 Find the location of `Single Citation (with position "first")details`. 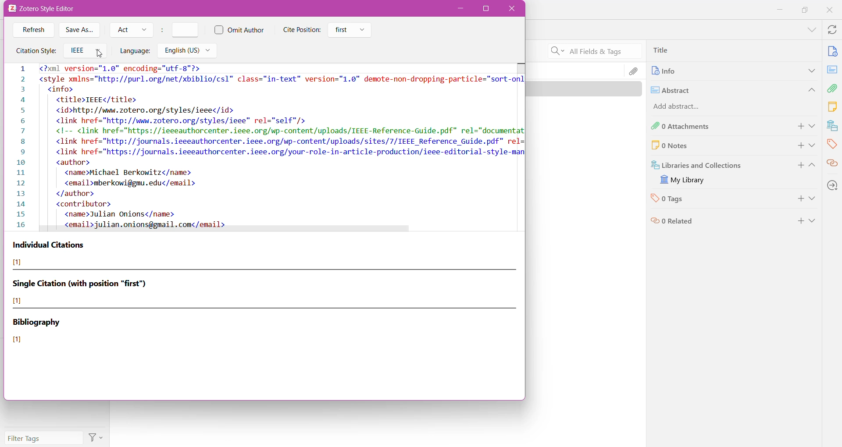

Single Citation (with position "first")details is located at coordinates (86, 291).